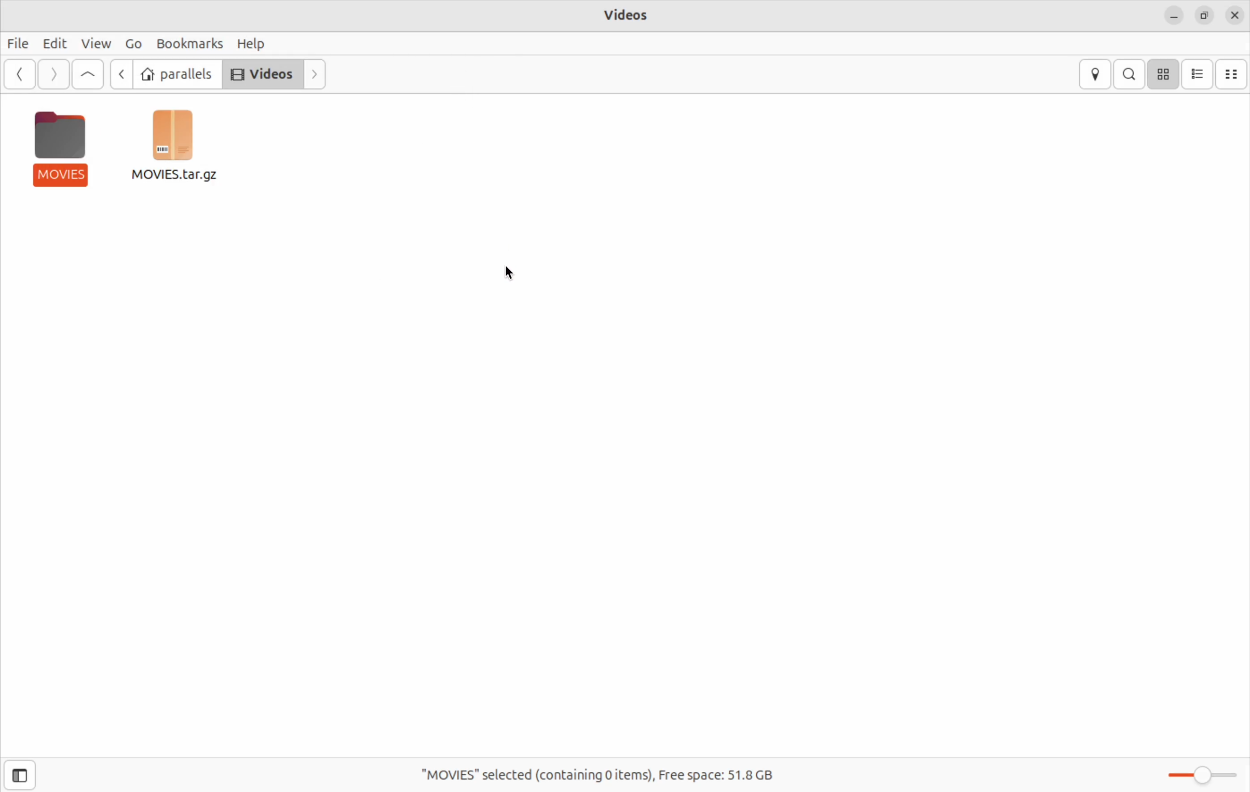  I want to click on list view, so click(1198, 74).